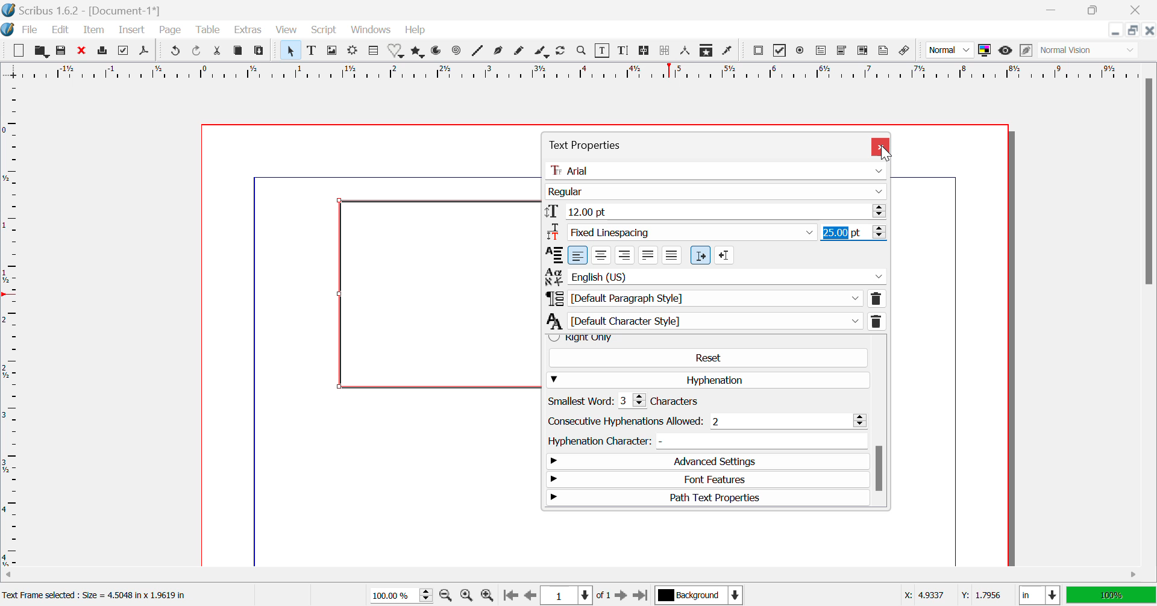  What do you see at coordinates (683, 233) in the screenshot?
I see `FixedLinespacing` at bounding box center [683, 233].